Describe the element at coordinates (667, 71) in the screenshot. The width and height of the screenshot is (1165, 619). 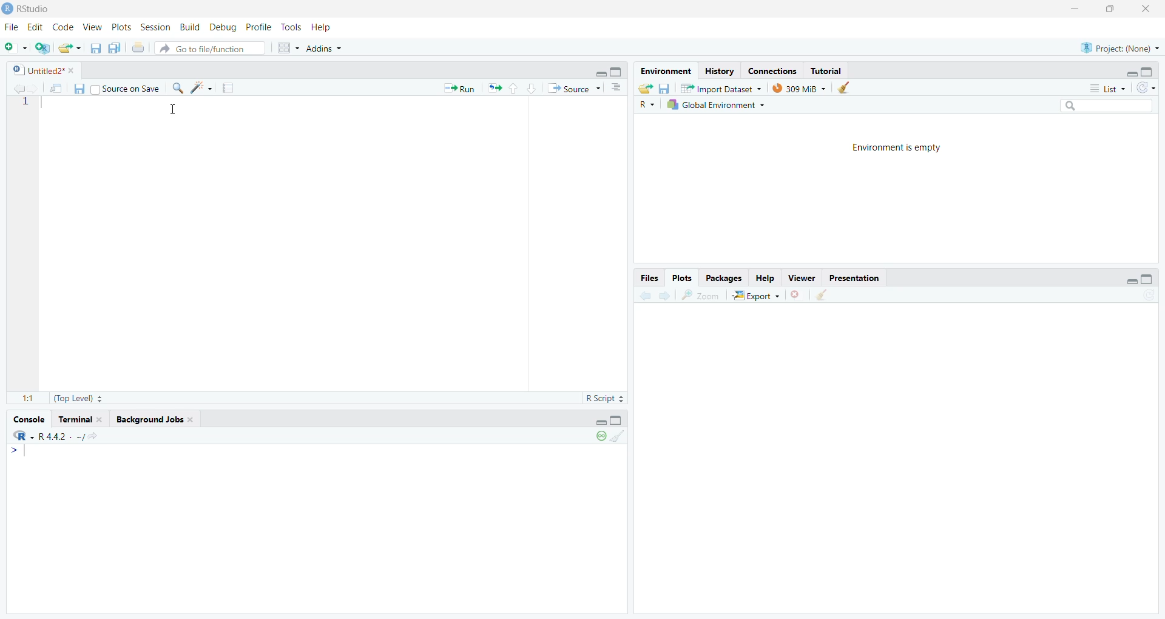
I see `Environment` at that location.